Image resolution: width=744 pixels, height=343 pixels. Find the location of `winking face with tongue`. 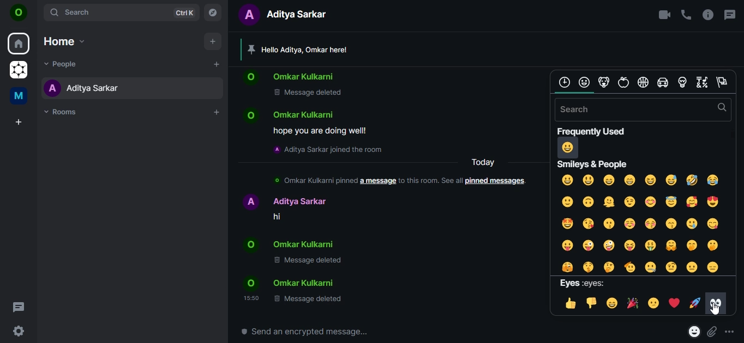

winking face with tongue is located at coordinates (587, 245).